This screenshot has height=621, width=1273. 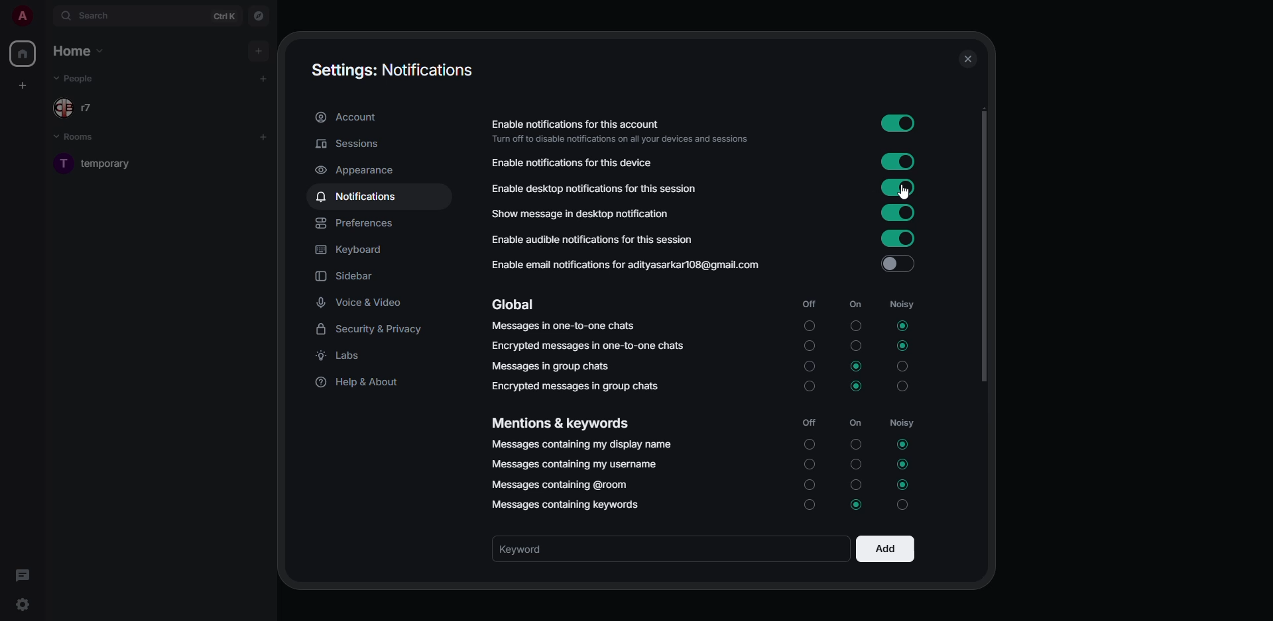 What do you see at coordinates (856, 463) in the screenshot?
I see `On Unselected` at bounding box center [856, 463].